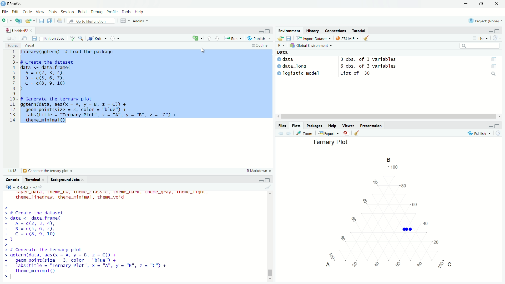 This screenshot has height=284, width=505. I want to click on clear, so click(369, 39).